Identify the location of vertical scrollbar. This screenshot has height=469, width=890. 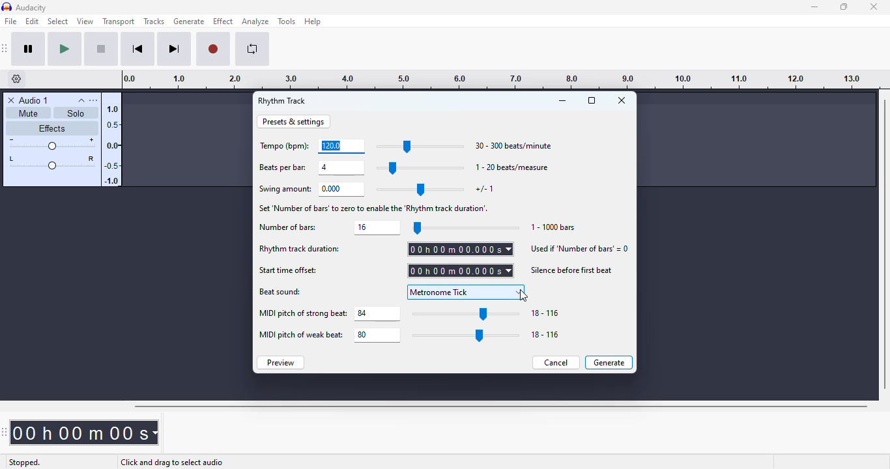
(885, 243).